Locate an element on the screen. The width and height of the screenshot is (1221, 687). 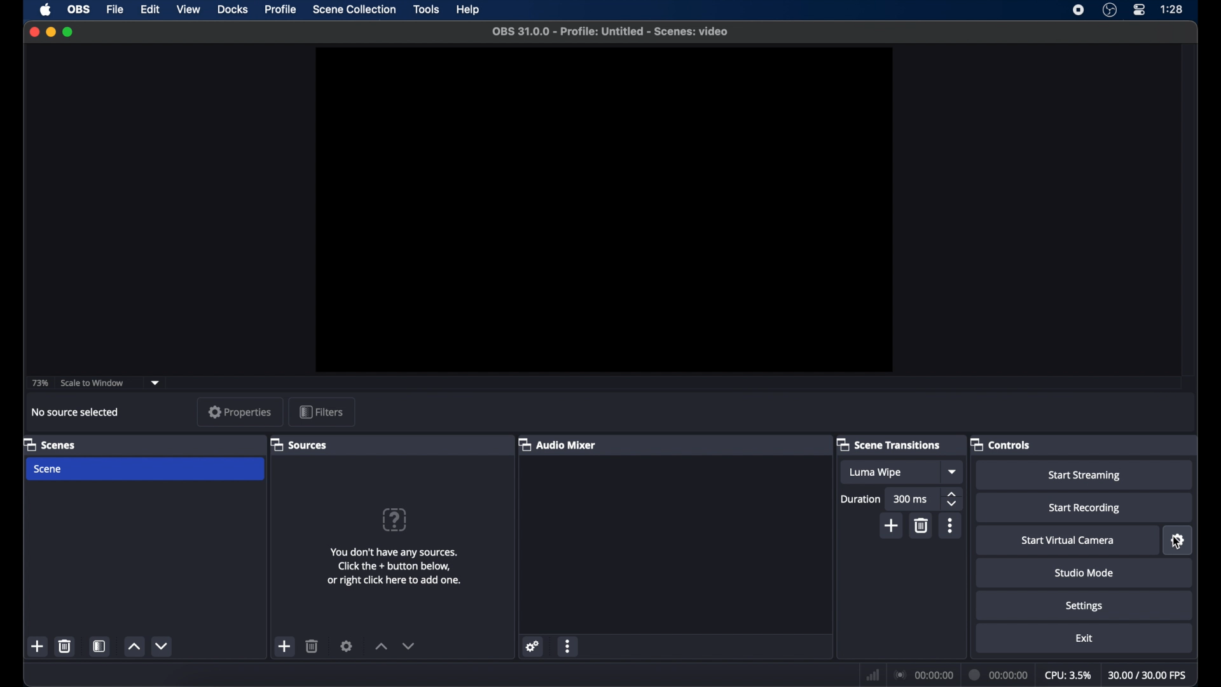
300 ms is located at coordinates (912, 499).